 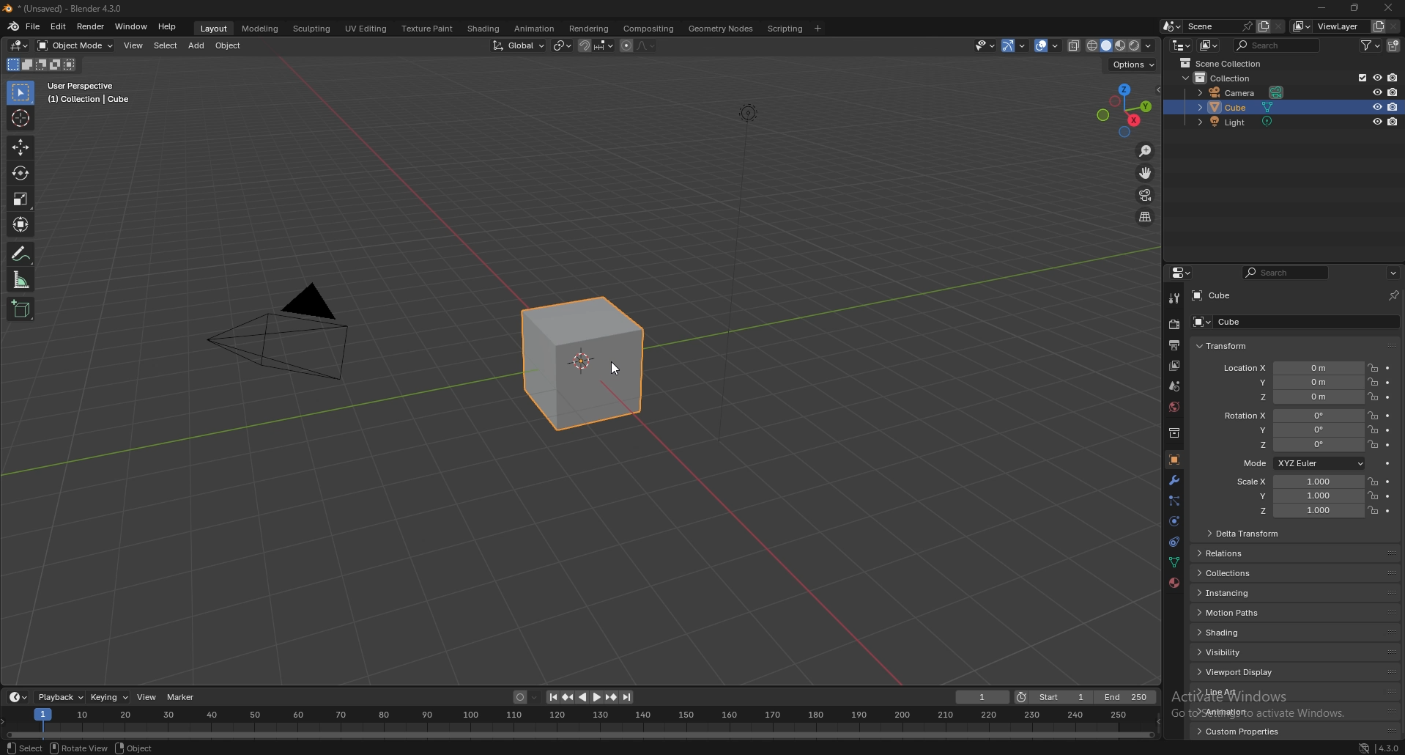 I want to click on render, so click(x=1175, y=323).